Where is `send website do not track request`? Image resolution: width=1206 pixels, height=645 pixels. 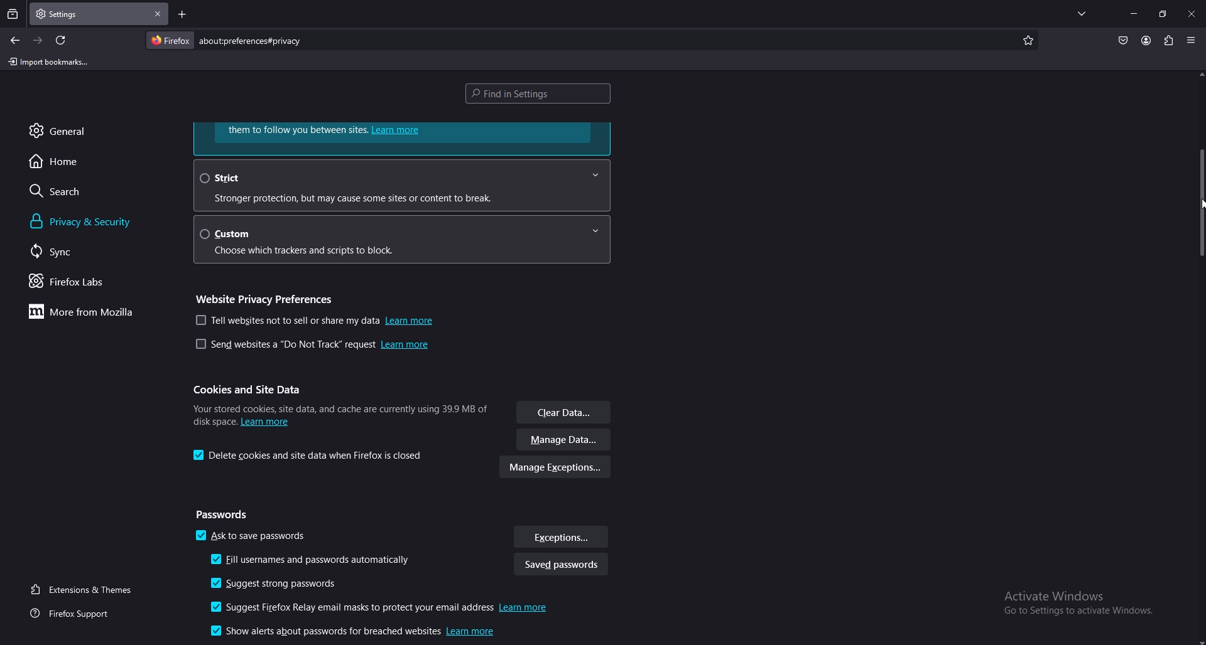 send website do not track request is located at coordinates (312, 346).